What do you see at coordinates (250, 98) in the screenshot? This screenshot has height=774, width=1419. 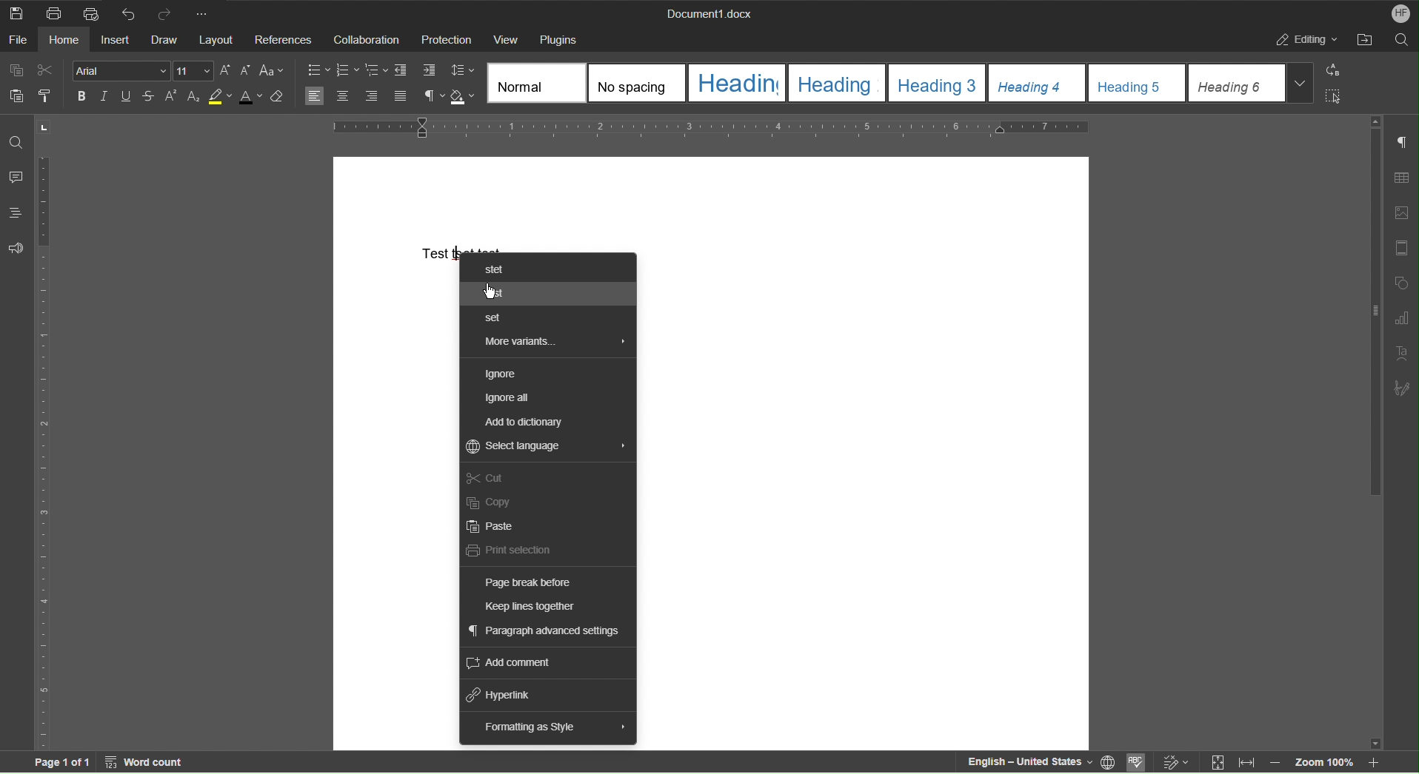 I see `Text Color` at bounding box center [250, 98].